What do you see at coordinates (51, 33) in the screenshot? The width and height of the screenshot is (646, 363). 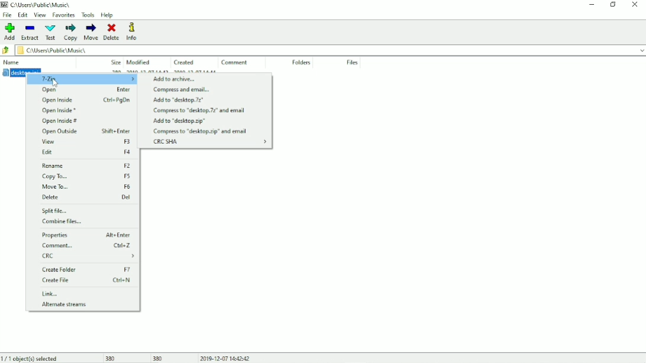 I see `Test` at bounding box center [51, 33].